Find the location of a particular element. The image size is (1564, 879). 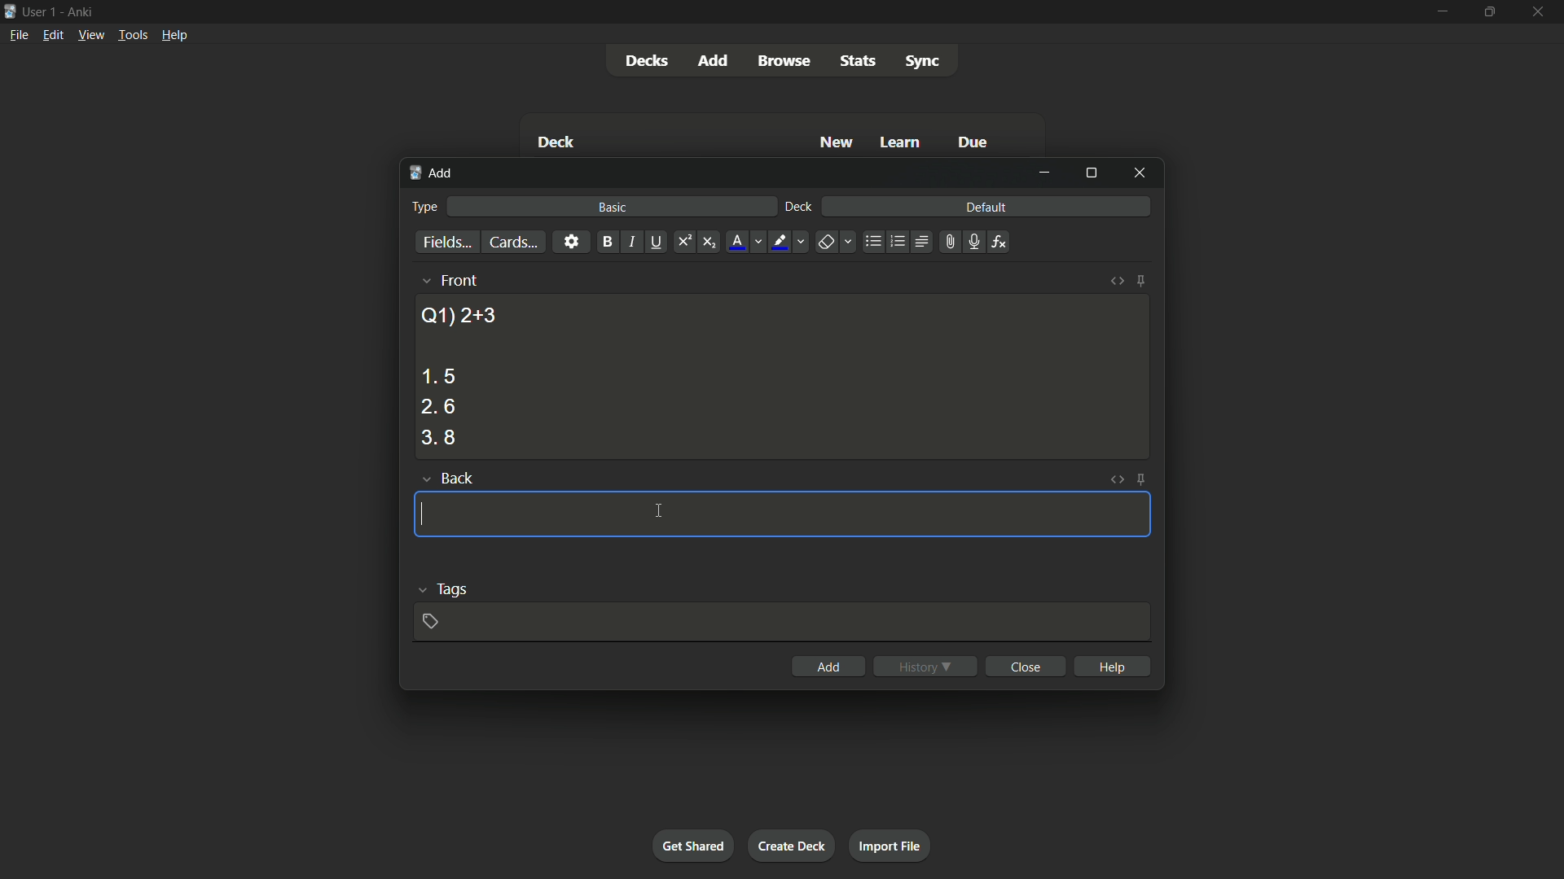

tags is located at coordinates (453, 588).